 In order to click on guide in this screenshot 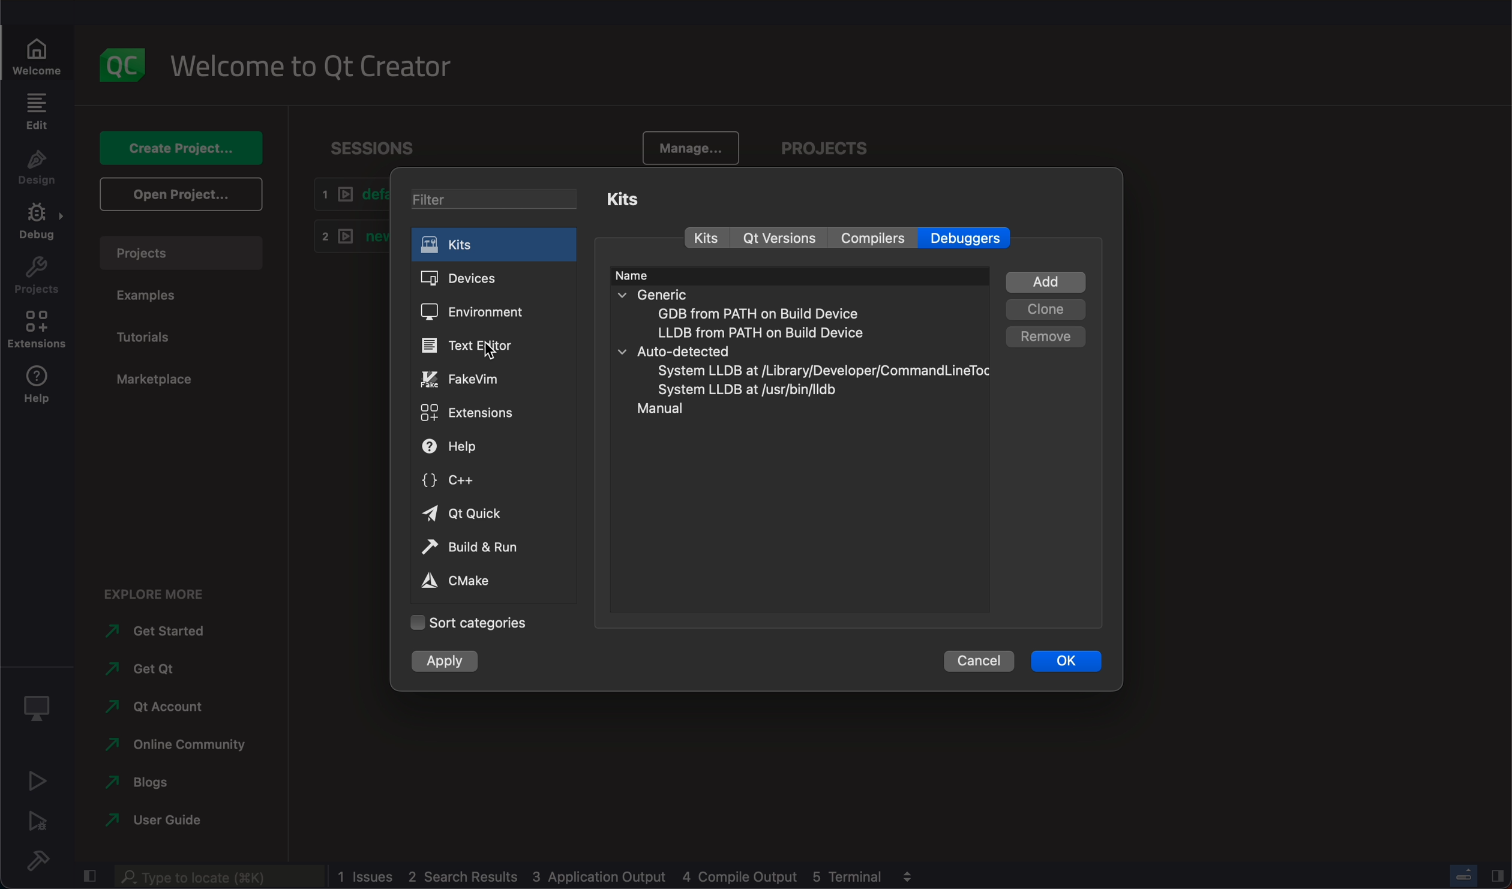, I will do `click(165, 821)`.